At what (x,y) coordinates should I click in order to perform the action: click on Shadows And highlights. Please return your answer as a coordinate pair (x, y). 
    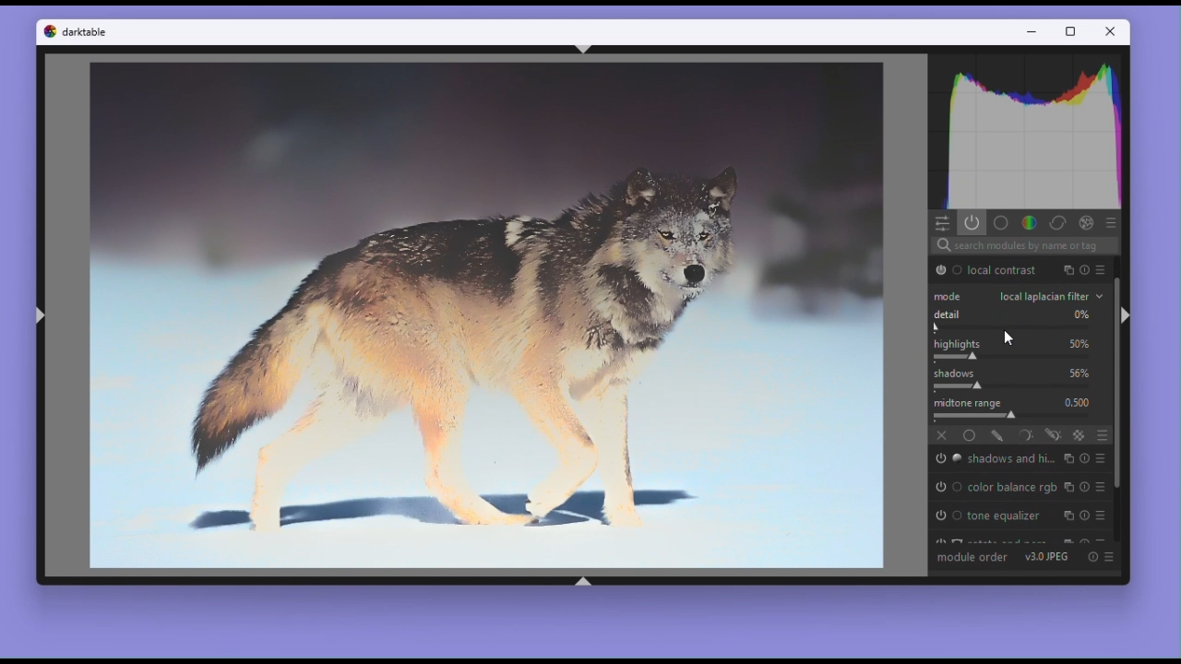
    Looking at the image, I should click on (1009, 459).